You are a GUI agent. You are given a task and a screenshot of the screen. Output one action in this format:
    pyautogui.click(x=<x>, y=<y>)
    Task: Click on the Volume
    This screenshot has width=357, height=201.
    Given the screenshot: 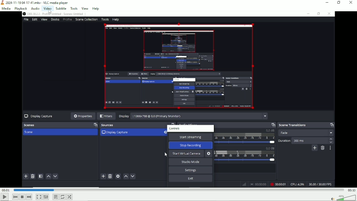 What is the action you would take?
    pyautogui.click(x=342, y=197)
    